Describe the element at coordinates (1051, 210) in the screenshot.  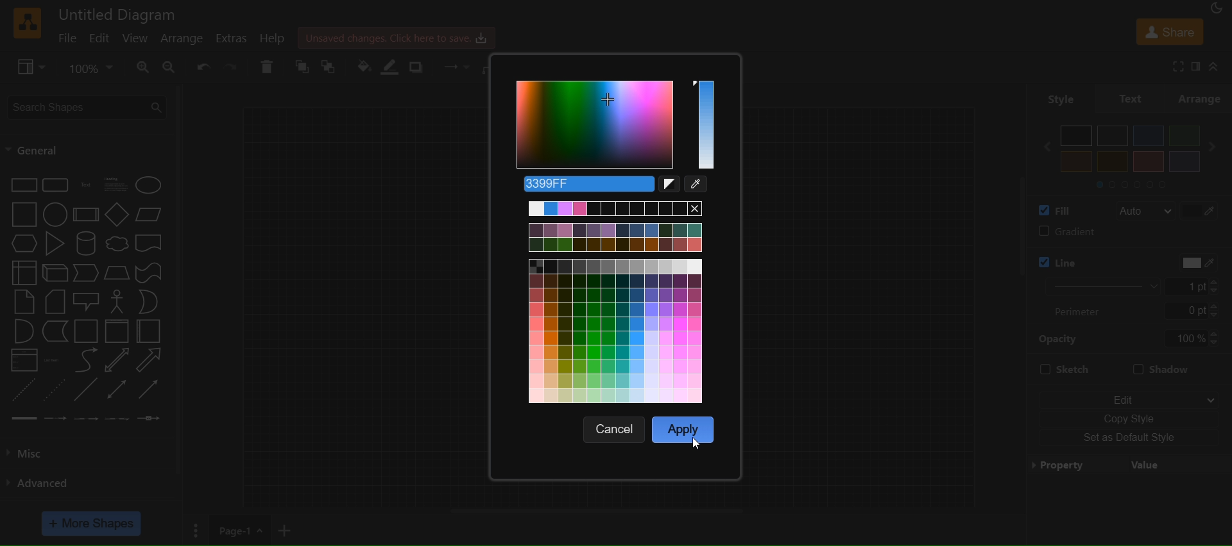
I see `fill color` at that location.